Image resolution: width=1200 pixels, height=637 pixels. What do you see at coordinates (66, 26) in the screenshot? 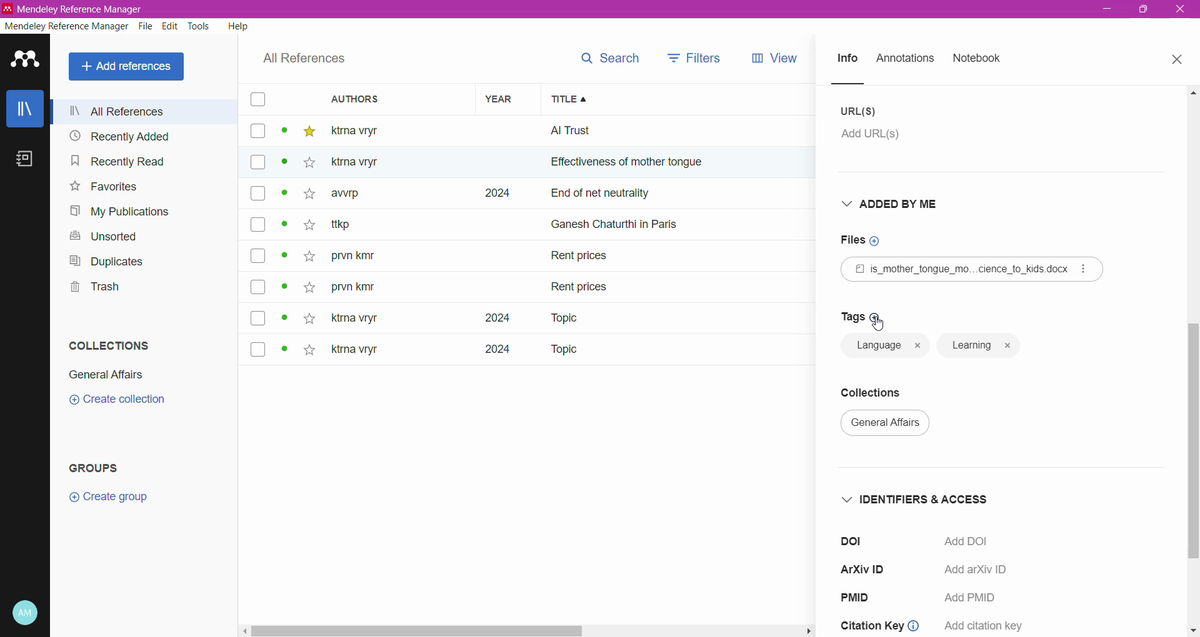
I see `Mendeley Reference Manager` at bounding box center [66, 26].